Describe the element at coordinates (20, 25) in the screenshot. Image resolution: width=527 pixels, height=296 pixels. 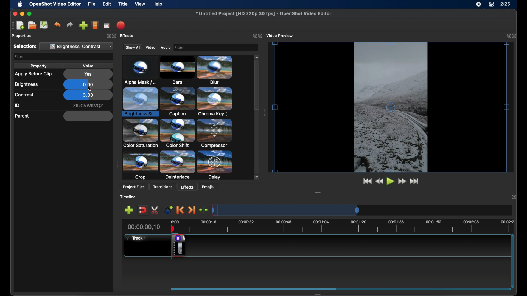
I see `new project` at that location.